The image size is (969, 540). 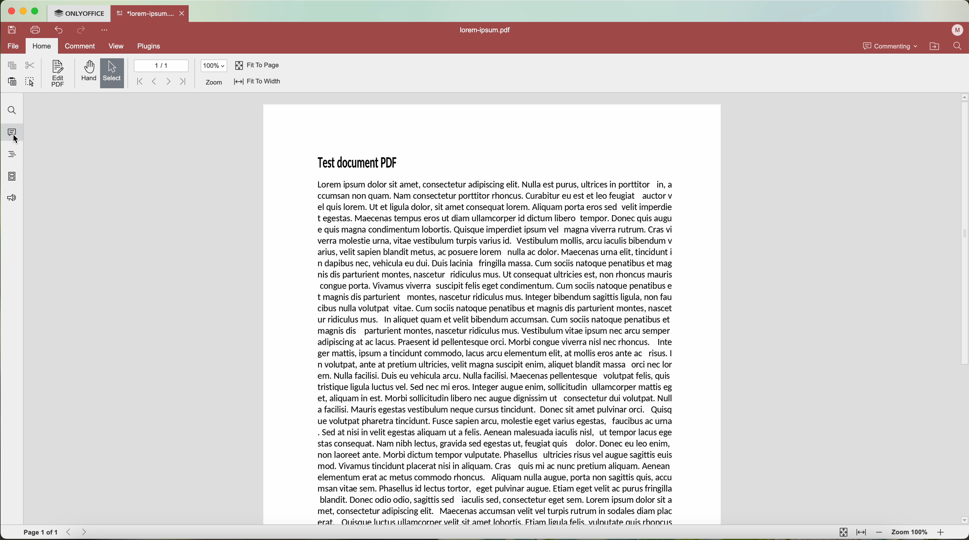 I want to click on find, so click(x=13, y=111).